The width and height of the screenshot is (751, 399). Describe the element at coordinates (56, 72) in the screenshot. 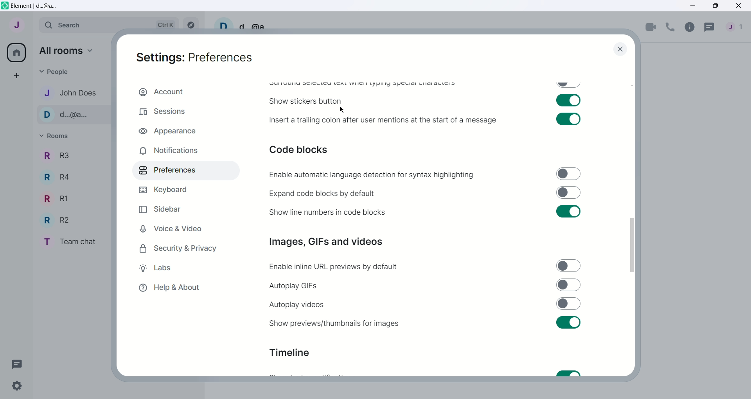

I see `People ` at that location.